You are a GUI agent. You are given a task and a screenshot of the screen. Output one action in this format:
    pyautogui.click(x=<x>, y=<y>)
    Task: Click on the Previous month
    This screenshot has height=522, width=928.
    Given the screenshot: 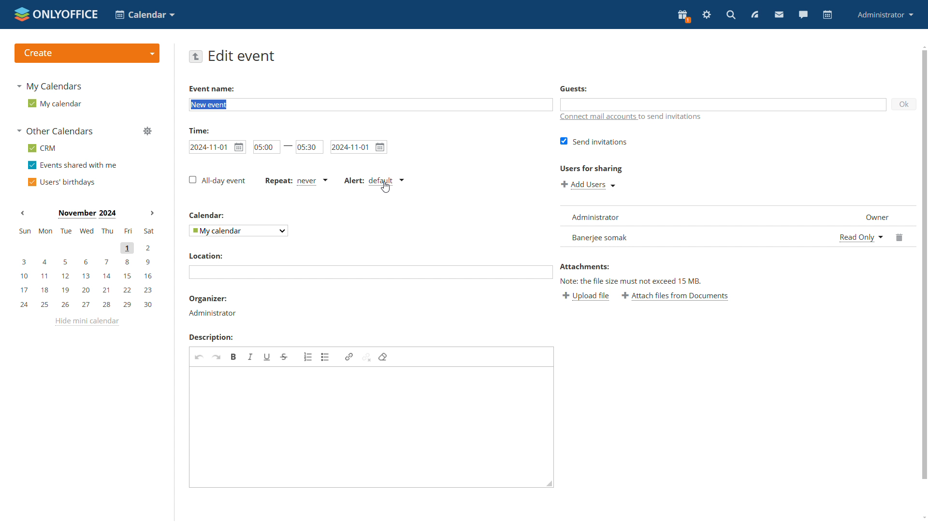 What is the action you would take?
    pyautogui.click(x=23, y=213)
    